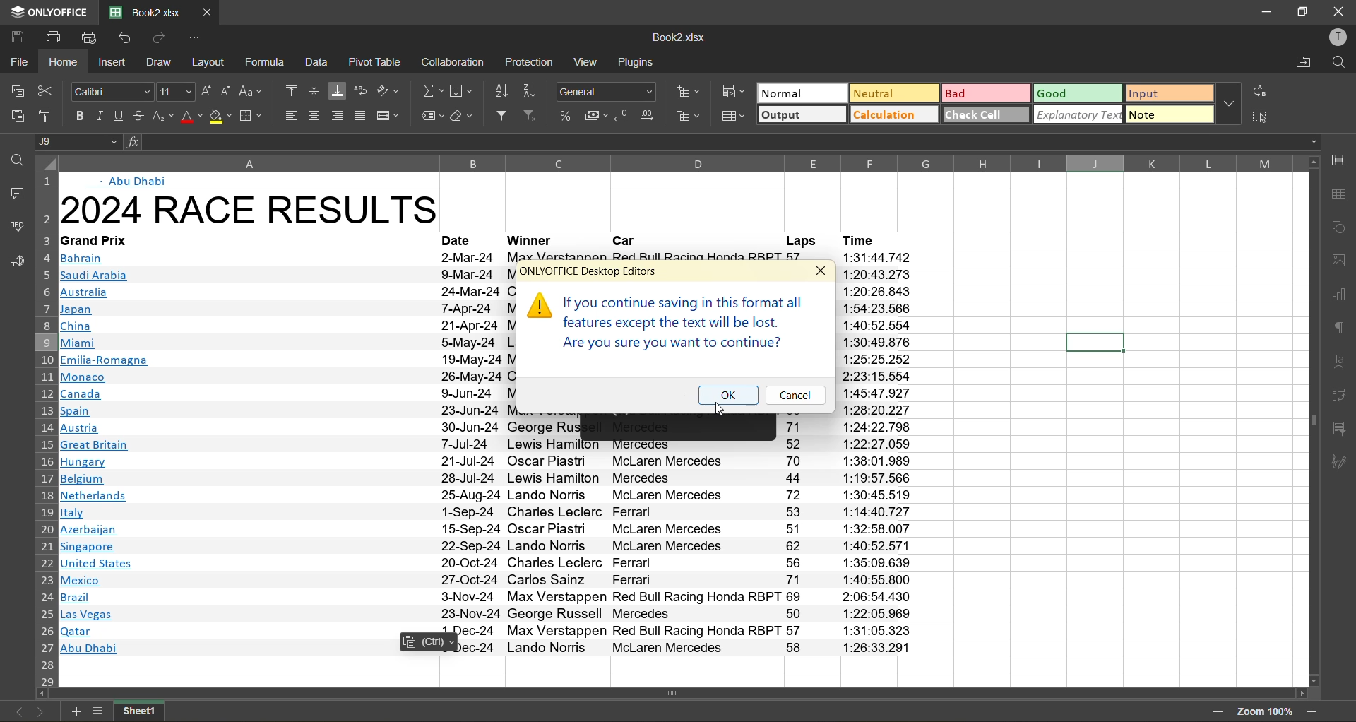 Image resolution: width=1356 pixels, height=722 pixels. Describe the element at coordinates (1340, 161) in the screenshot. I see `call settings` at that location.